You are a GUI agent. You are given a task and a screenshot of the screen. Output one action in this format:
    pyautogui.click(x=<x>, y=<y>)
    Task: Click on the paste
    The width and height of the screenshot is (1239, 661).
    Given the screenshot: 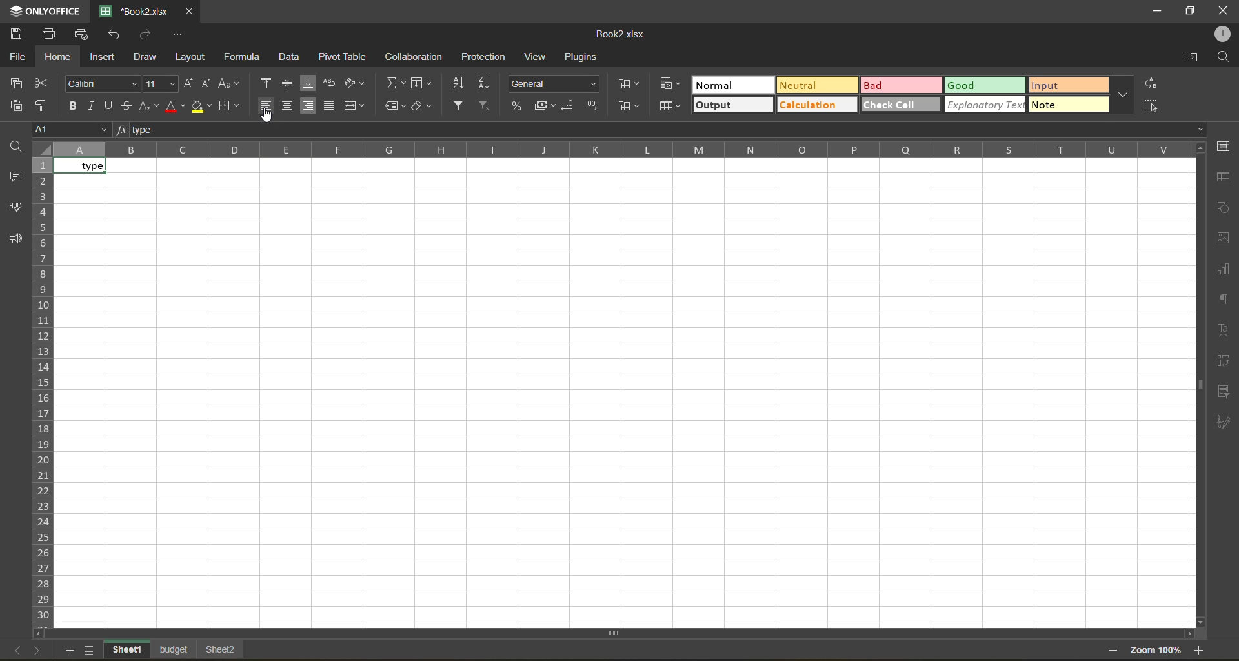 What is the action you would take?
    pyautogui.click(x=14, y=107)
    